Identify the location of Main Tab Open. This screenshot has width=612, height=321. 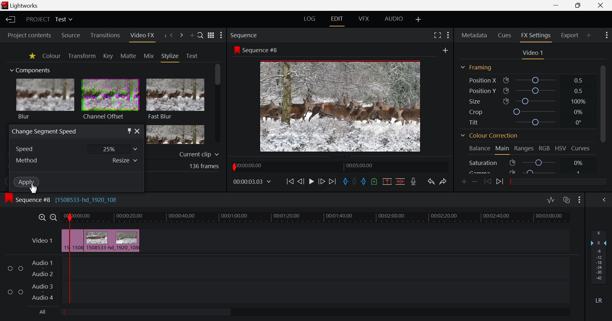
(502, 149).